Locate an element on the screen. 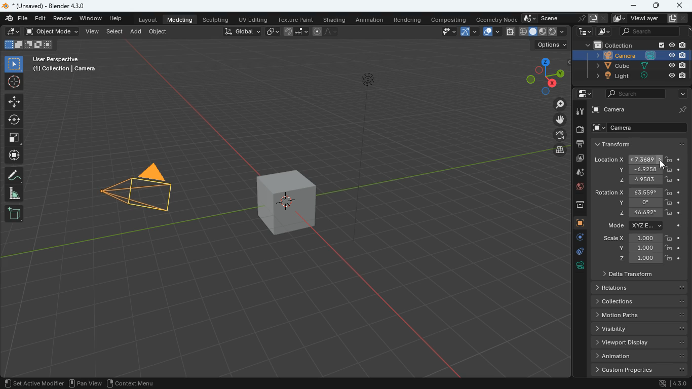  y is located at coordinates (639, 170).